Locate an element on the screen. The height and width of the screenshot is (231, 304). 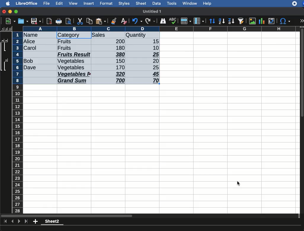
copy is located at coordinates (90, 21).